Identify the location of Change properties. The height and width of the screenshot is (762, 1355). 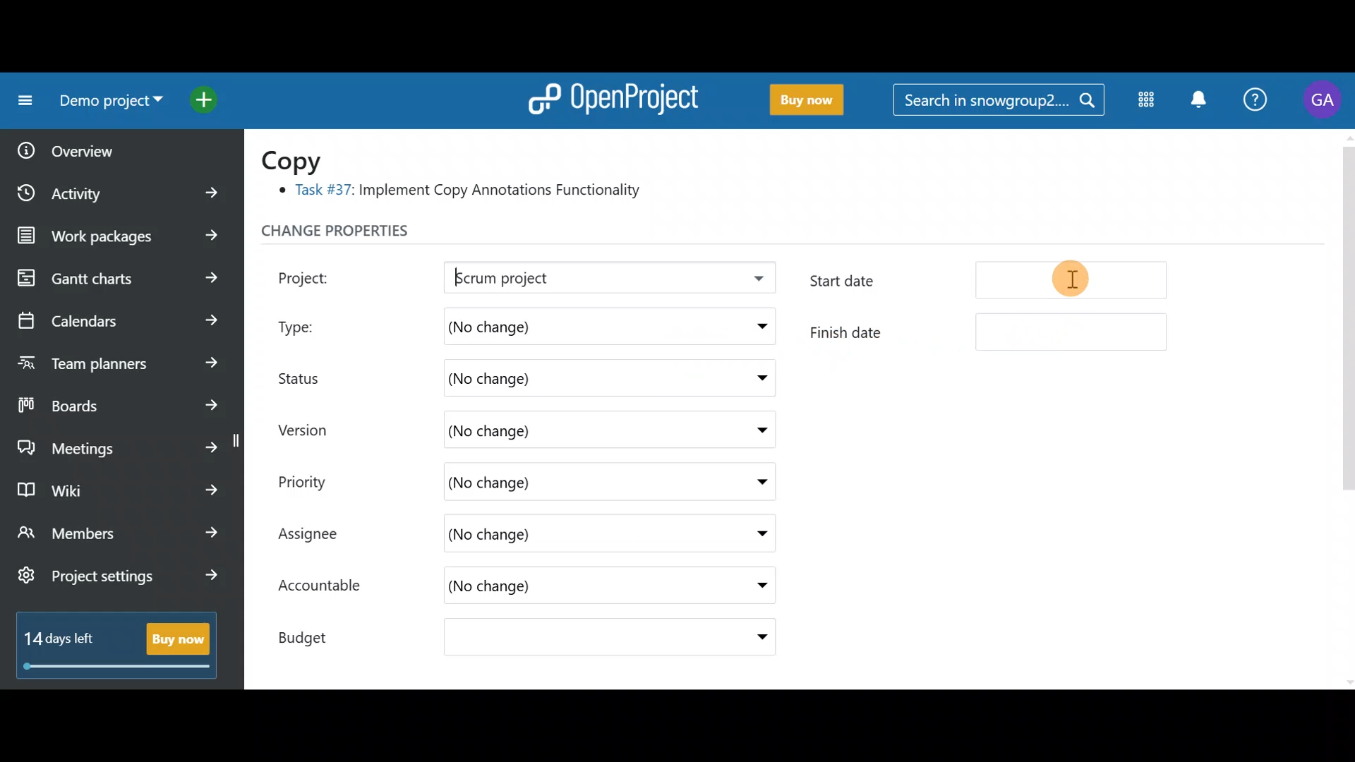
(363, 234).